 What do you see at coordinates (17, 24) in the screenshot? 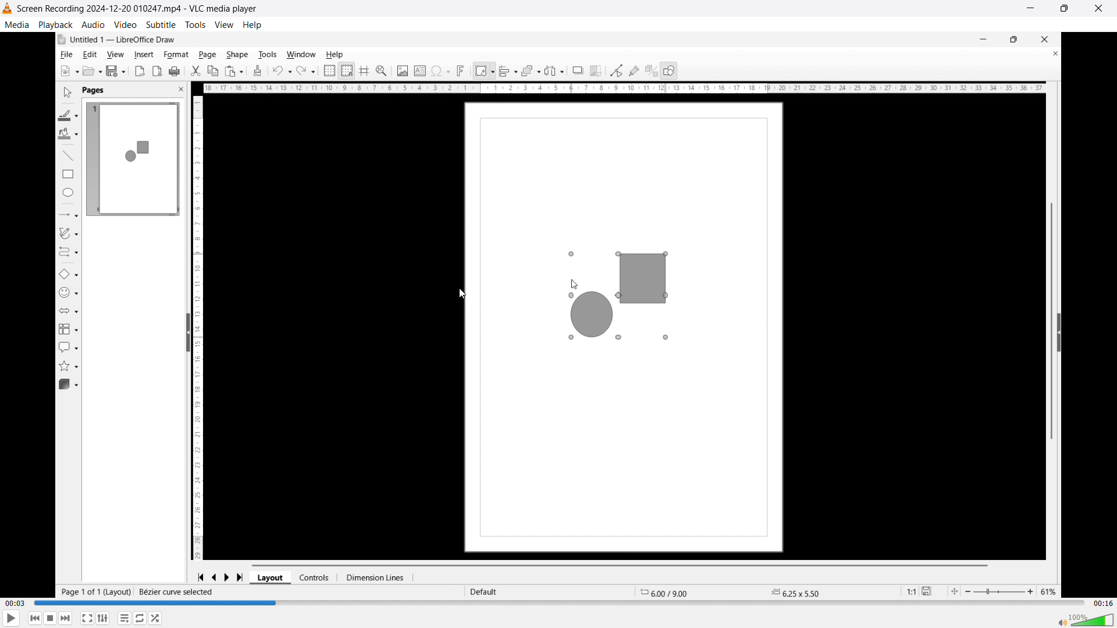
I see `media` at bounding box center [17, 24].